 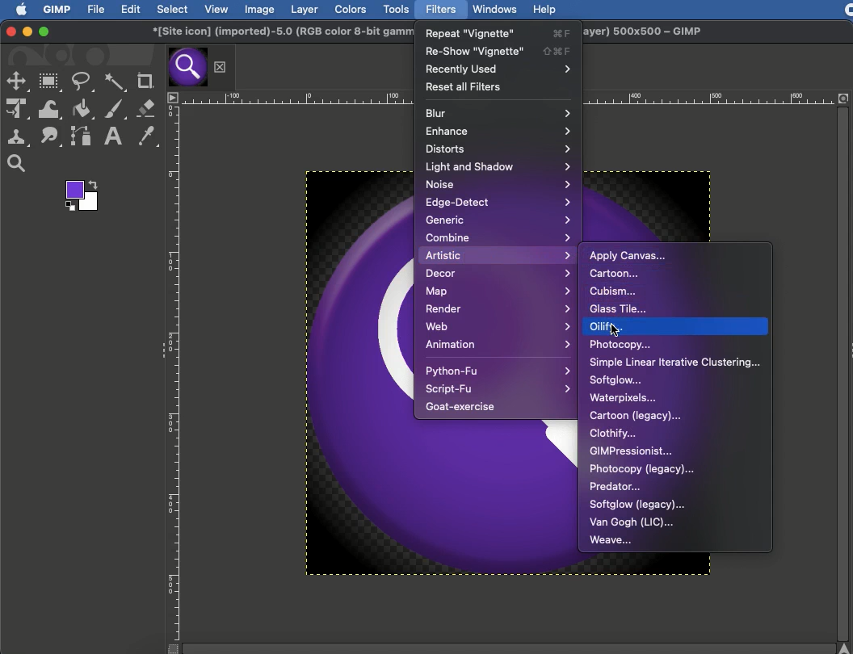 I want to click on Maximize, so click(x=43, y=32).